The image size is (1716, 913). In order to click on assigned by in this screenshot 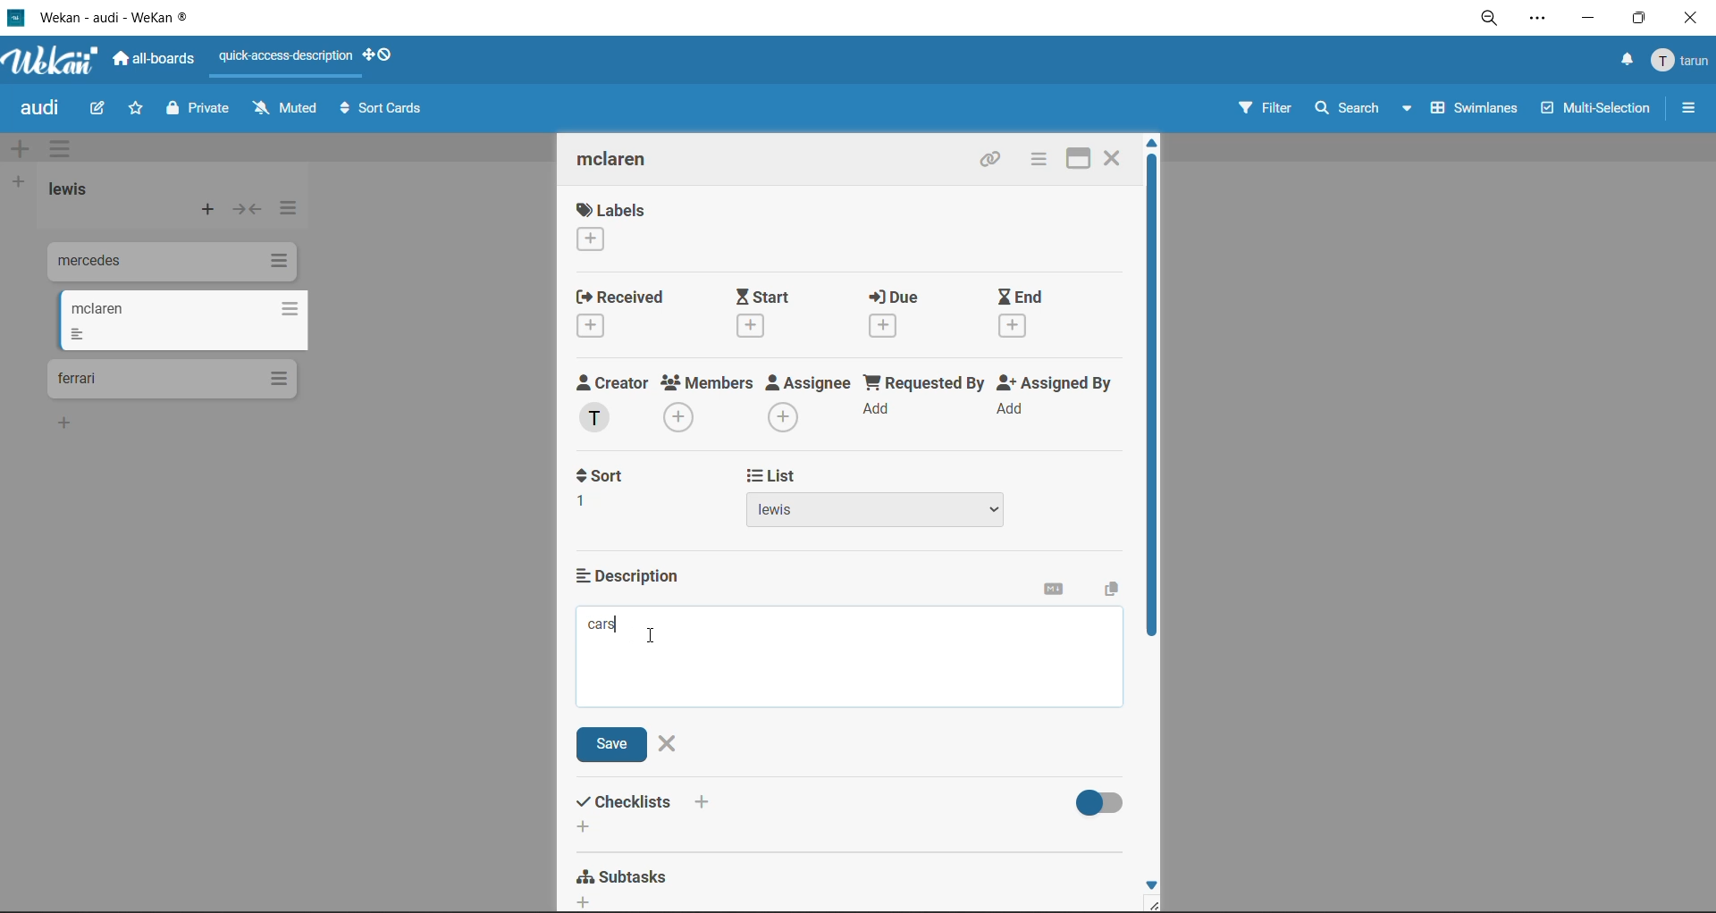, I will do `click(1061, 400)`.